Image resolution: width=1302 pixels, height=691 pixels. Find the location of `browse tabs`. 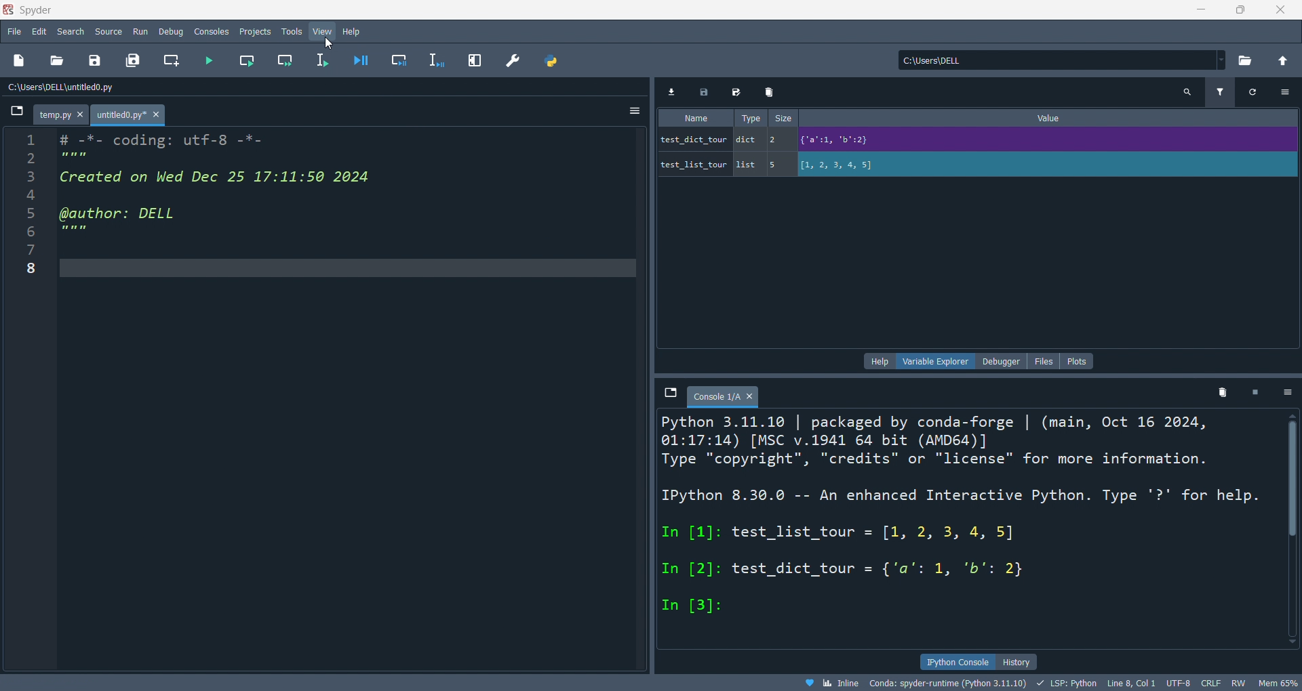

browse tabs is located at coordinates (670, 393).